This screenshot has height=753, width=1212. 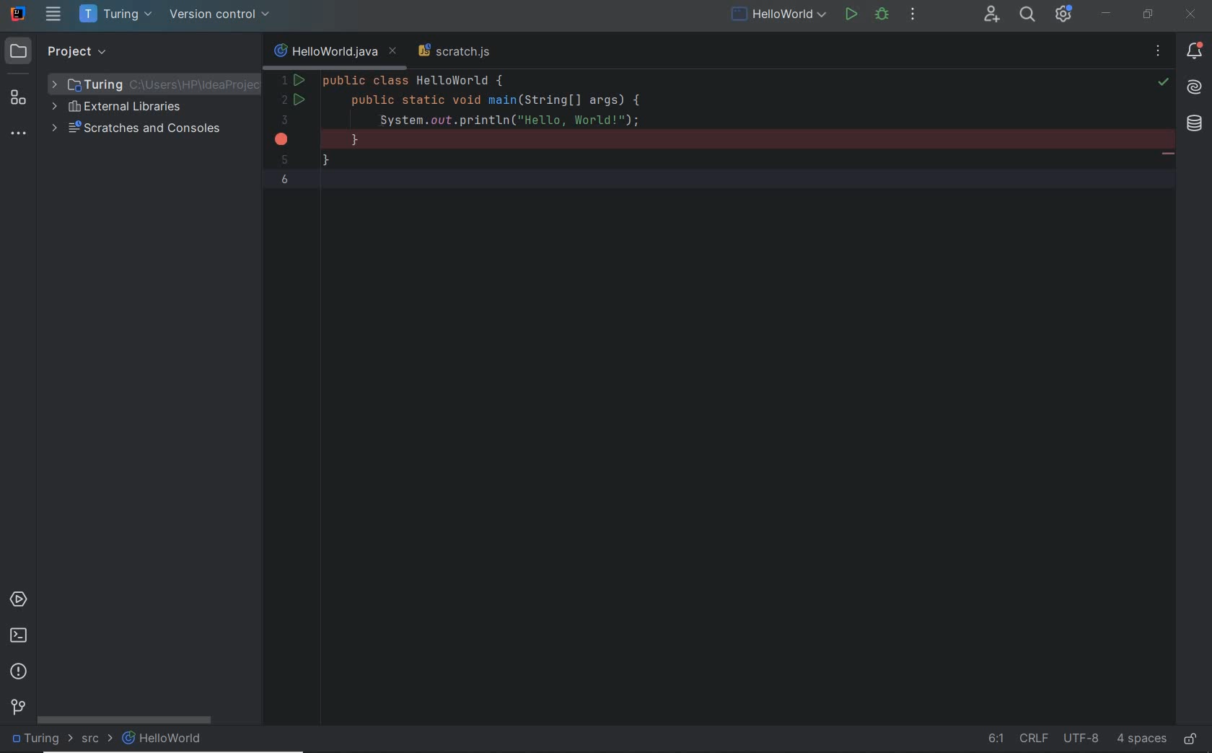 I want to click on restore down, so click(x=1146, y=13).